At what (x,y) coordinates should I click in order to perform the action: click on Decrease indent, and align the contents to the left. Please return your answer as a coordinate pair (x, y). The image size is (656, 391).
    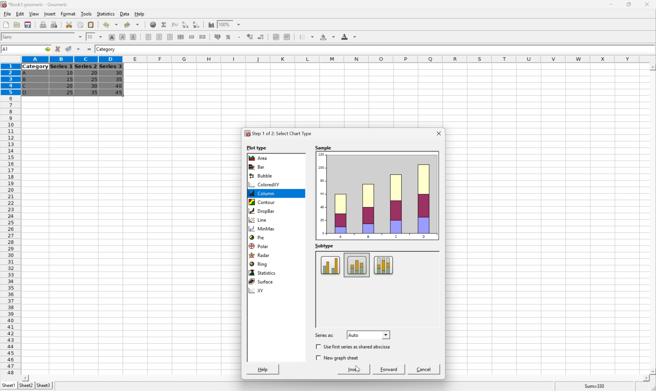
    Looking at the image, I should click on (276, 37).